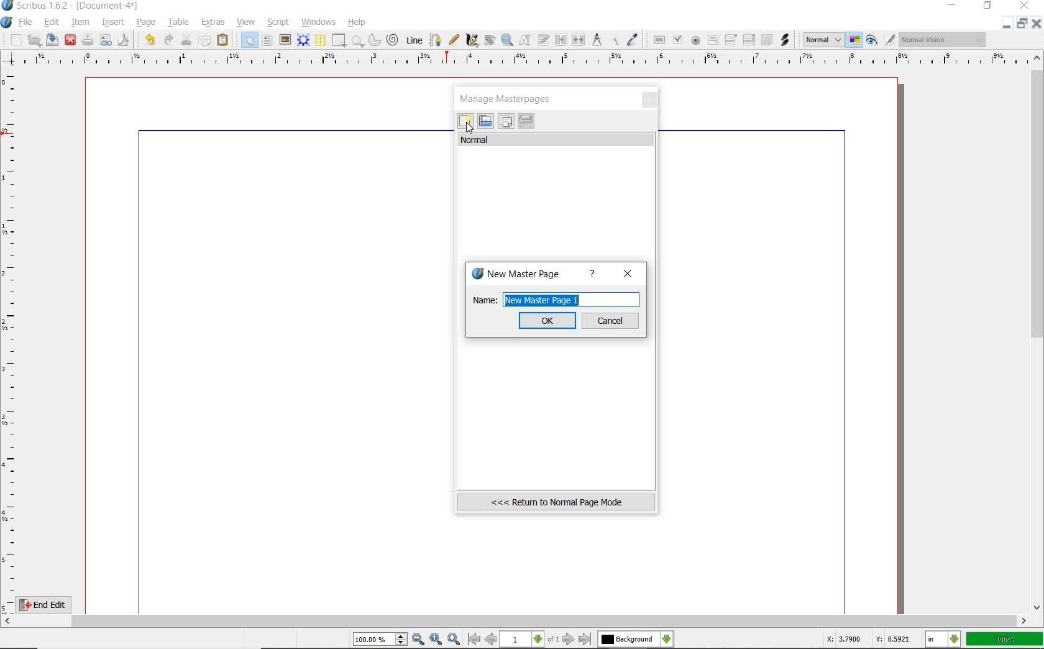 This screenshot has width=1044, height=649. Describe the element at coordinates (523, 60) in the screenshot. I see `ruler` at that location.